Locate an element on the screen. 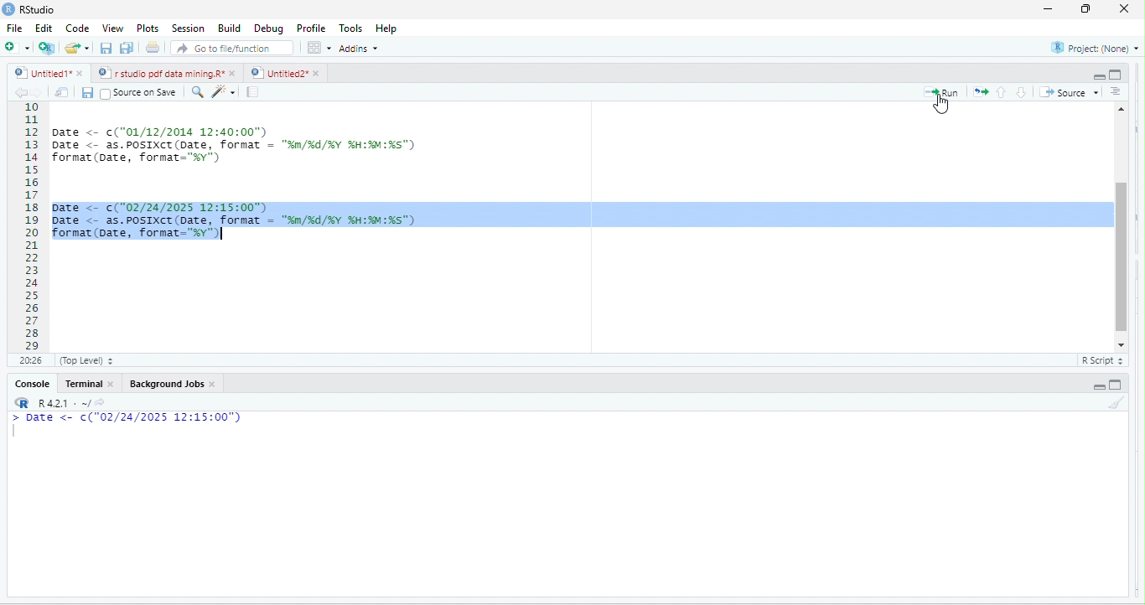   project: (None)  is located at coordinates (1092, 47).